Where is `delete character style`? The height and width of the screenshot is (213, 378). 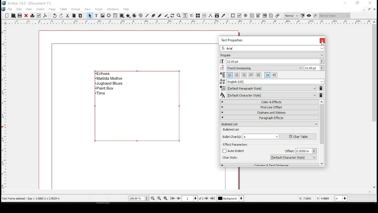 delete character style is located at coordinates (321, 95).